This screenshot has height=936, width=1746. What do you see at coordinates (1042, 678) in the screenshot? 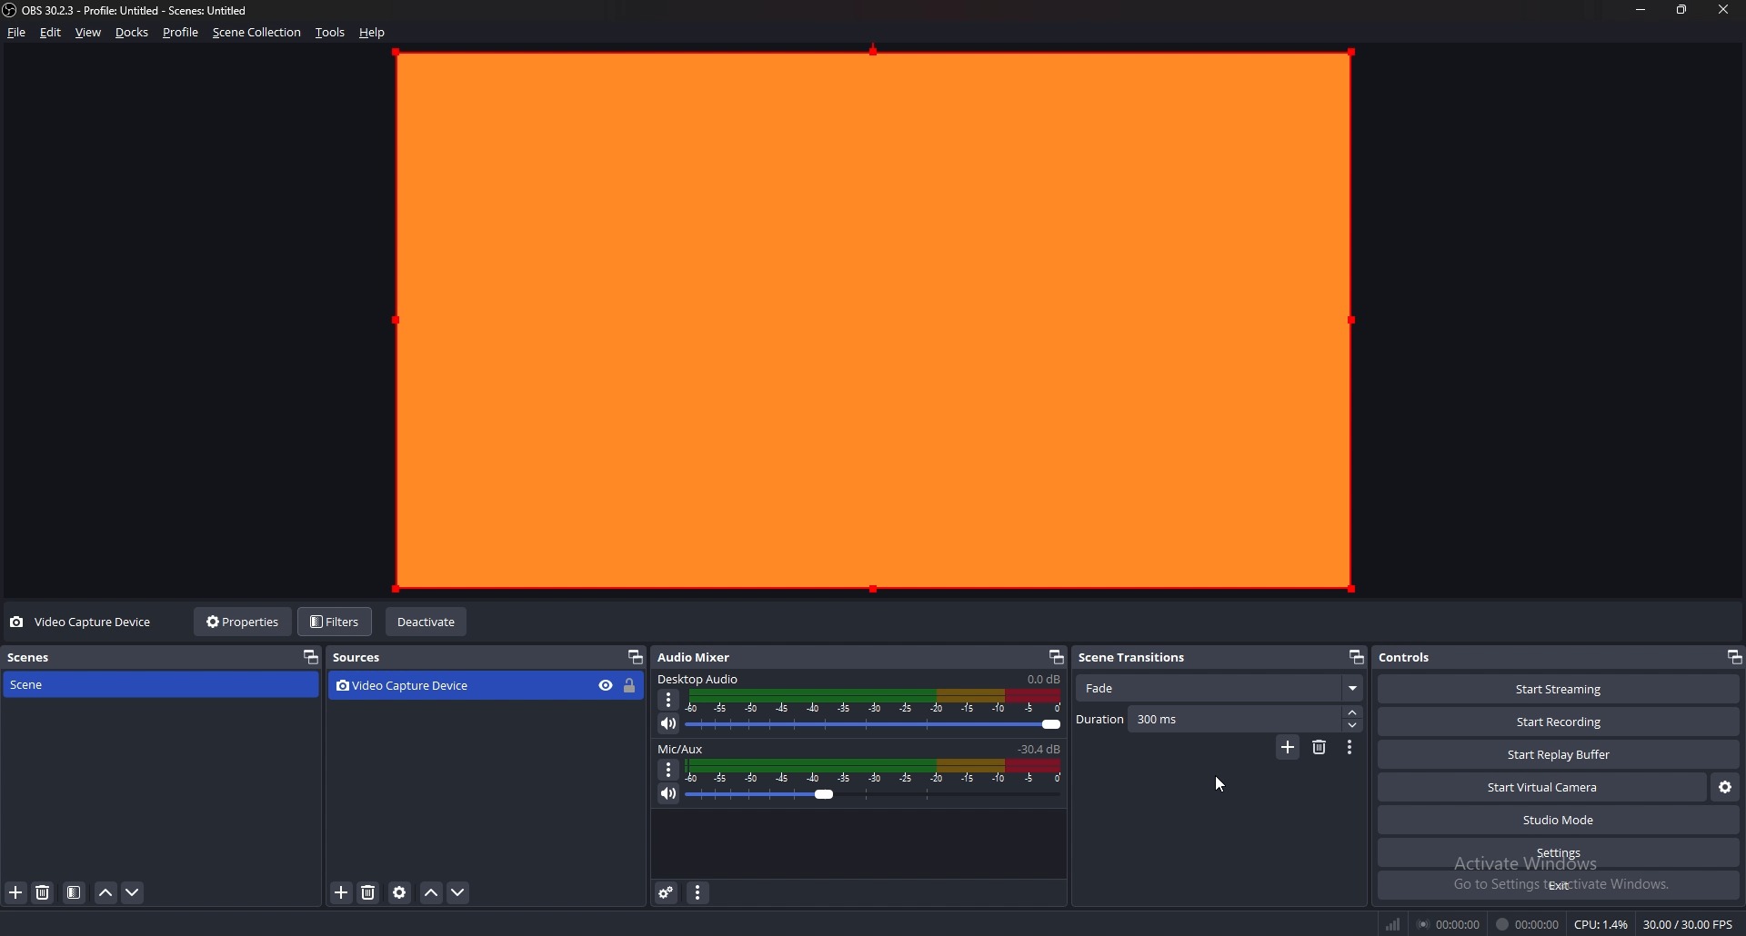
I see `0.0db` at bounding box center [1042, 678].